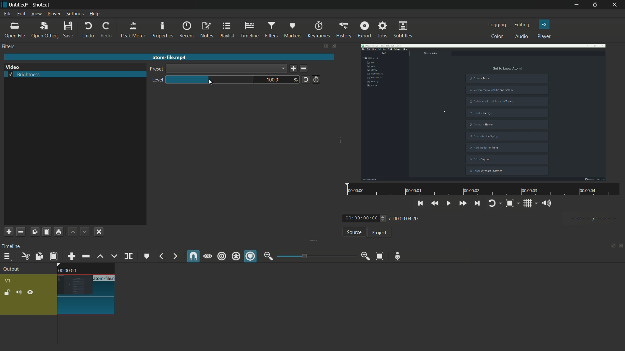 The image size is (625, 351). I want to click on timecodes, so click(593, 218).